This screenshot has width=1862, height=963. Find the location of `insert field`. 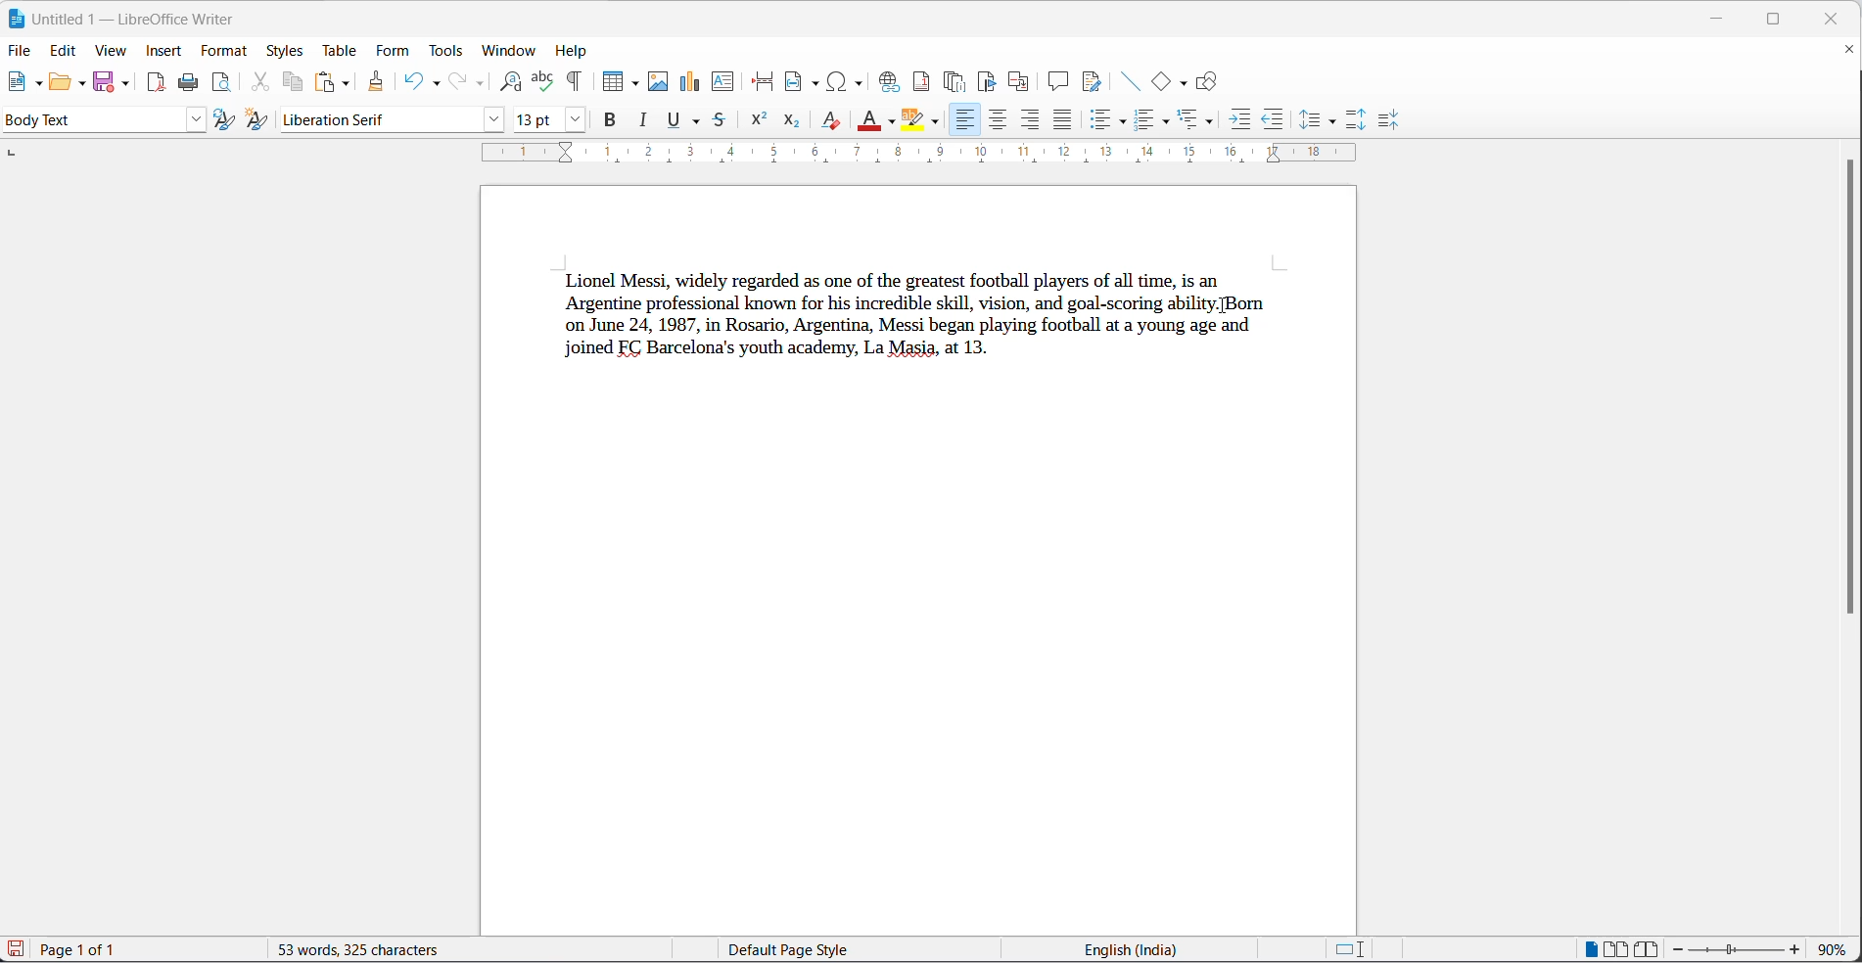

insert field is located at coordinates (803, 83).